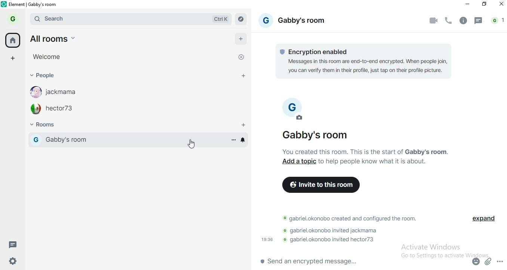 Image resolution: width=507 pixels, height=270 pixels. What do you see at coordinates (50, 77) in the screenshot?
I see `people` at bounding box center [50, 77].